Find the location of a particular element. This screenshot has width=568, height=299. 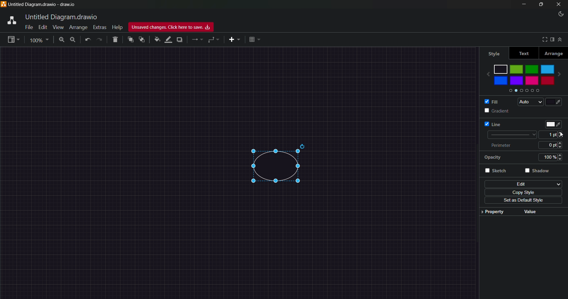

zoom out is located at coordinates (72, 41).